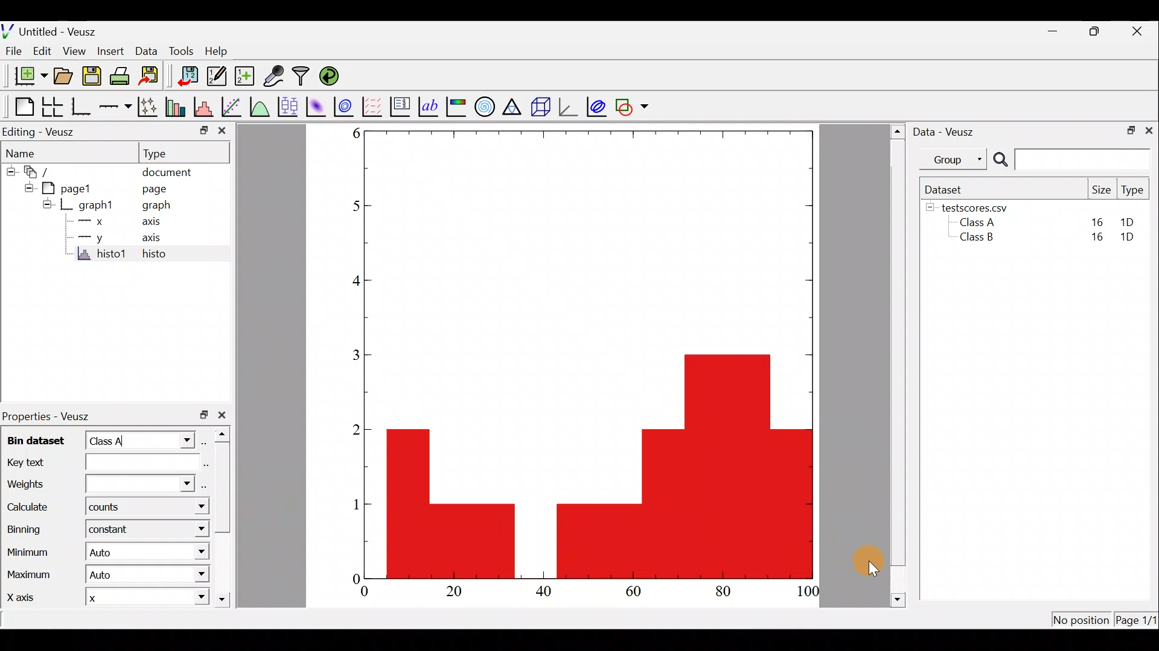  What do you see at coordinates (1133, 190) in the screenshot?
I see `Type` at bounding box center [1133, 190].